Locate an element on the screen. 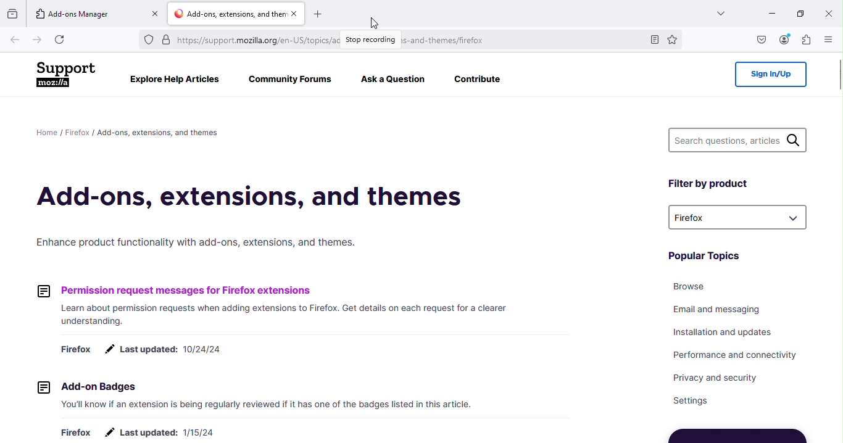 Image resolution: width=843 pixels, height=443 pixels. You'll know if an extension is being regularly reviewed if it has one of the badges listed in this article. is located at coordinates (265, 406).